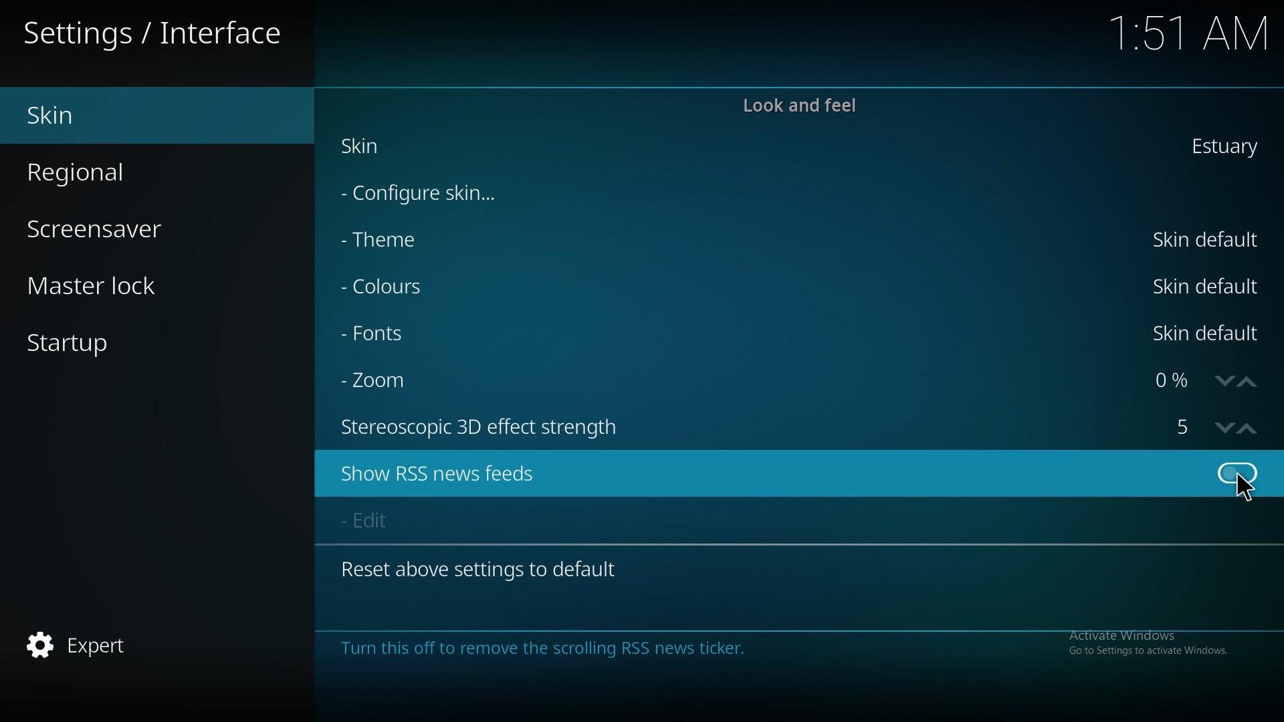  I want to click on configure skin, so click(429, 191).